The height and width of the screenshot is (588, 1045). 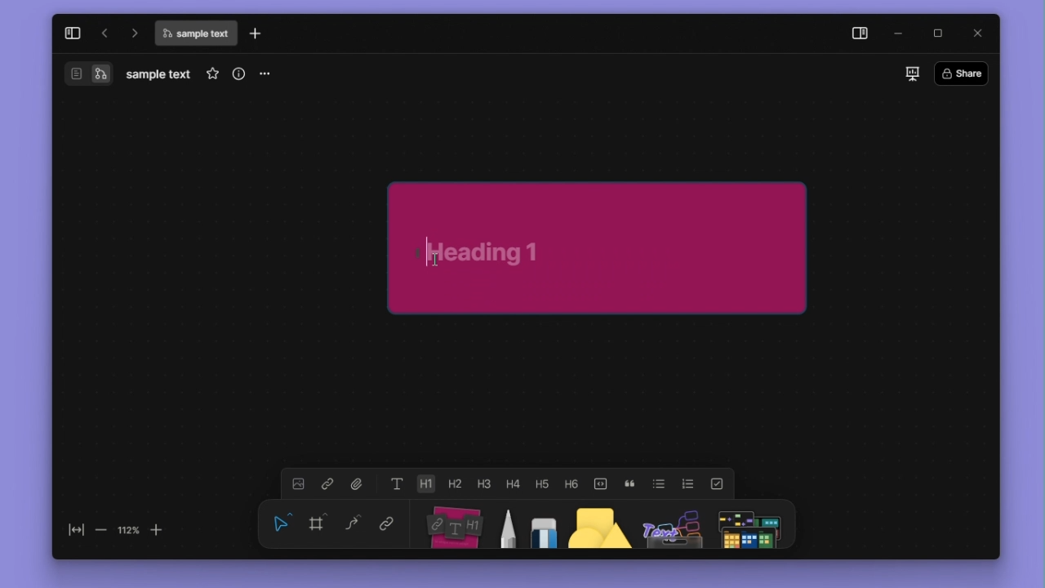 What do you see at coordinates (600, 484) in the screenshot?
I see `code block` at bounding box center [600, 484].